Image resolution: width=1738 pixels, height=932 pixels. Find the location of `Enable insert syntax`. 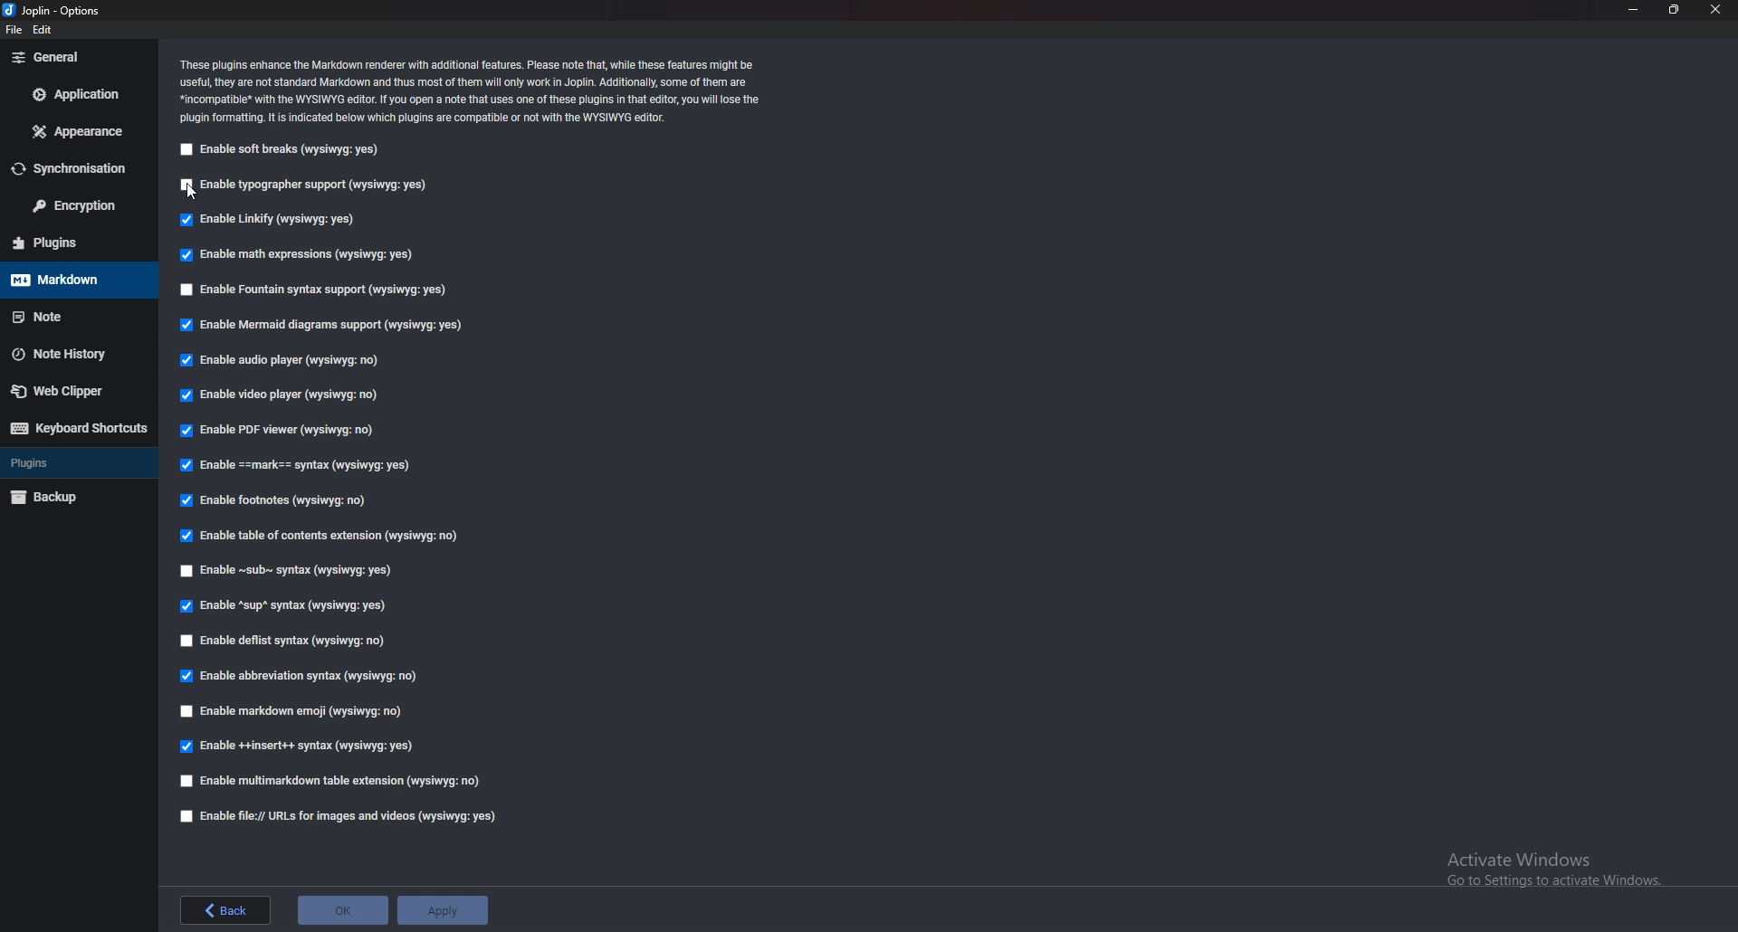

Enable insert syntax is located at coordinates (299, 746).